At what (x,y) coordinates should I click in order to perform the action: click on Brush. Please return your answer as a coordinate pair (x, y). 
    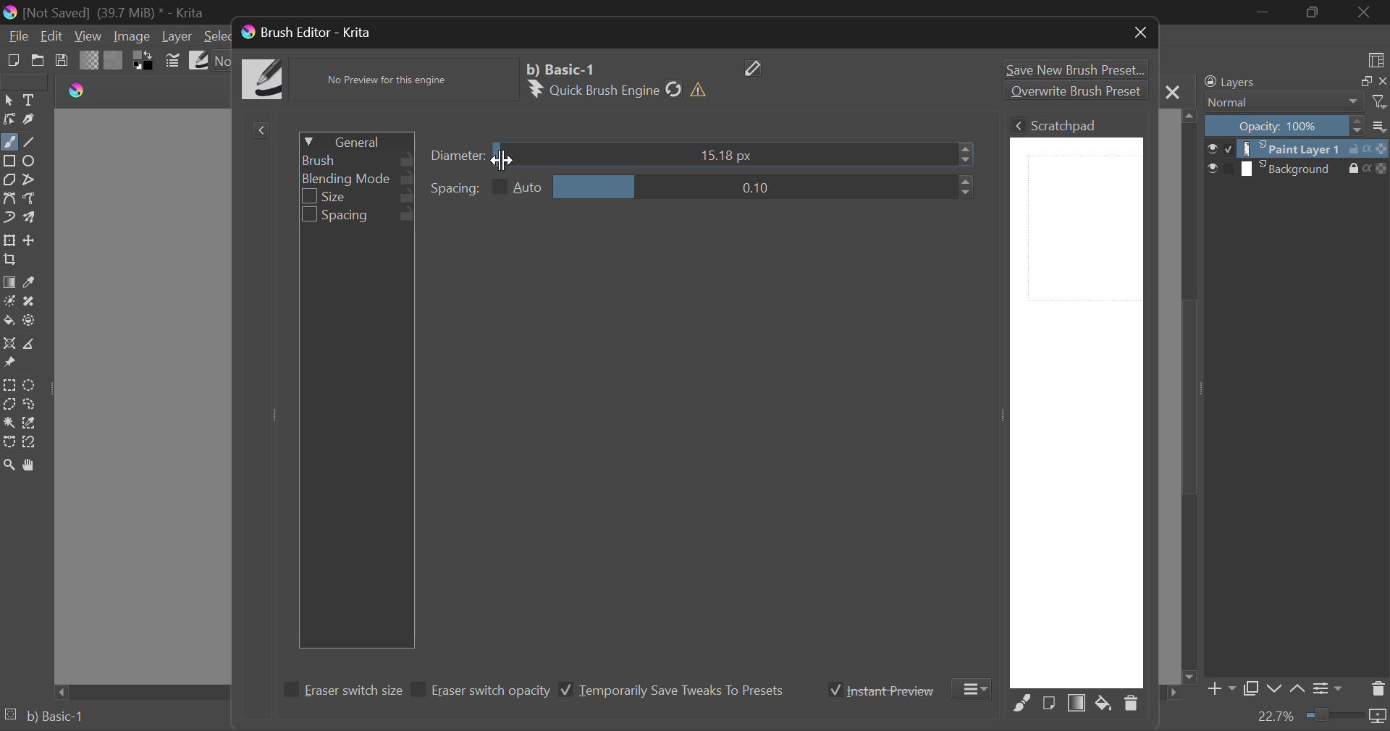
    Looking at the image, I should click on (356, 159).